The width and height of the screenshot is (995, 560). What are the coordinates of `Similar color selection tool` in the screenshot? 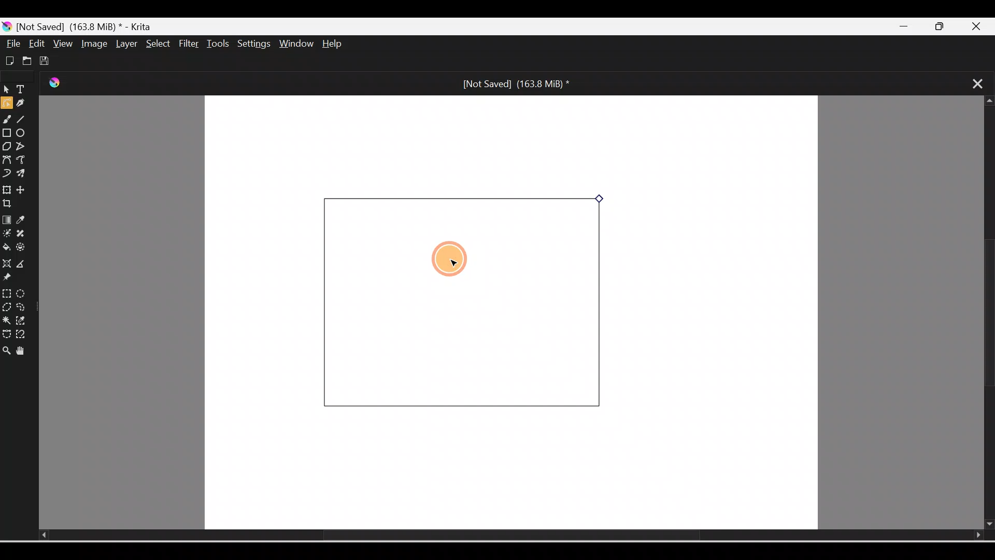 It's located at (23, 319).